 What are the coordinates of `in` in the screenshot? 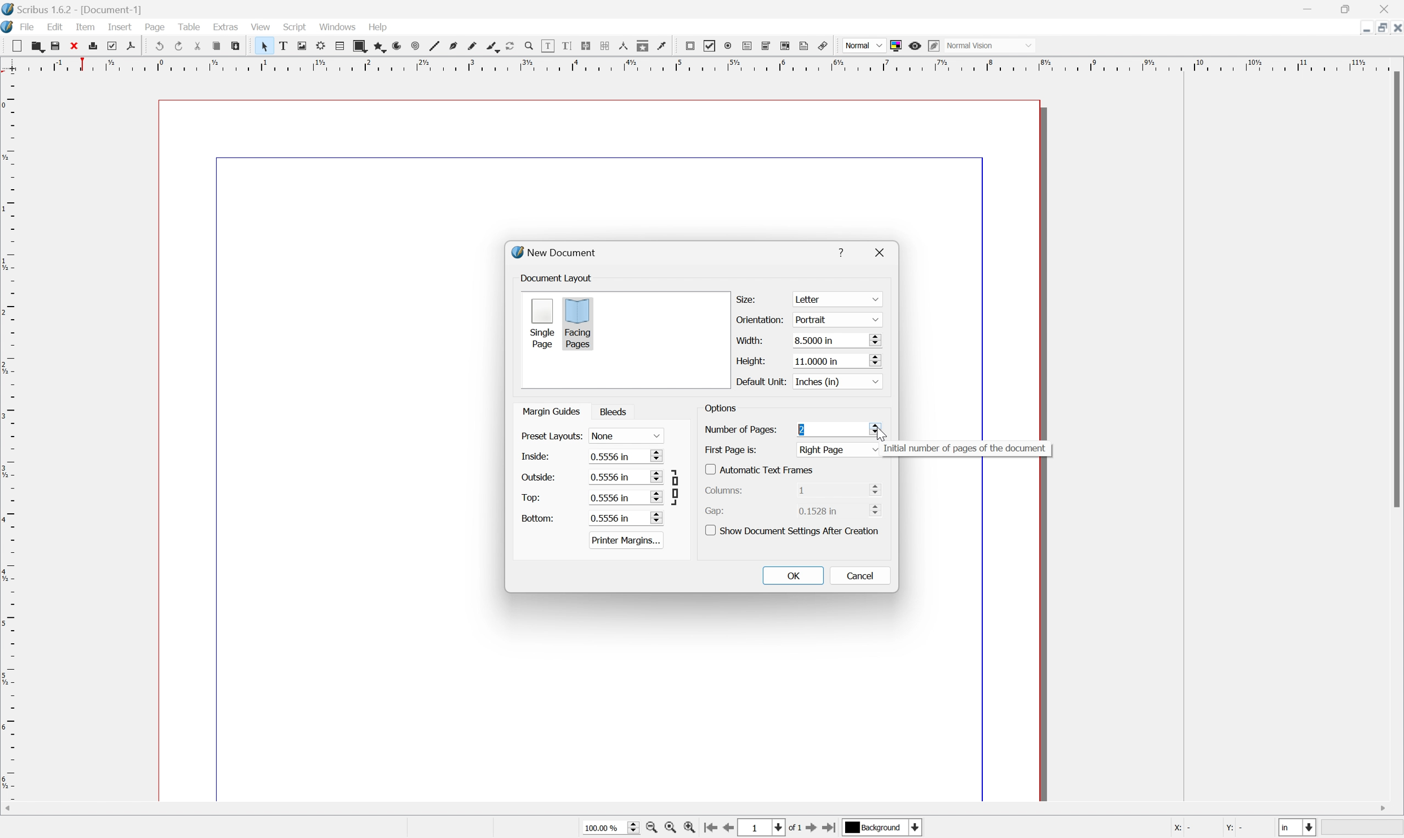 It's located at (1299, 829).